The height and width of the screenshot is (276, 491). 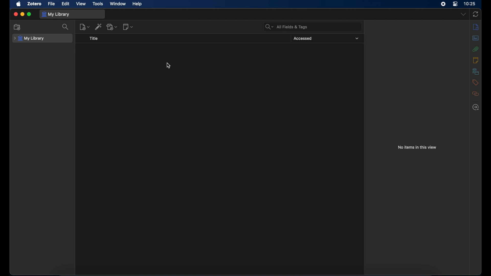 What do you see at coordinates (476, 82) in the screenshot?
I see `tags` at bounding box center [476, 82].